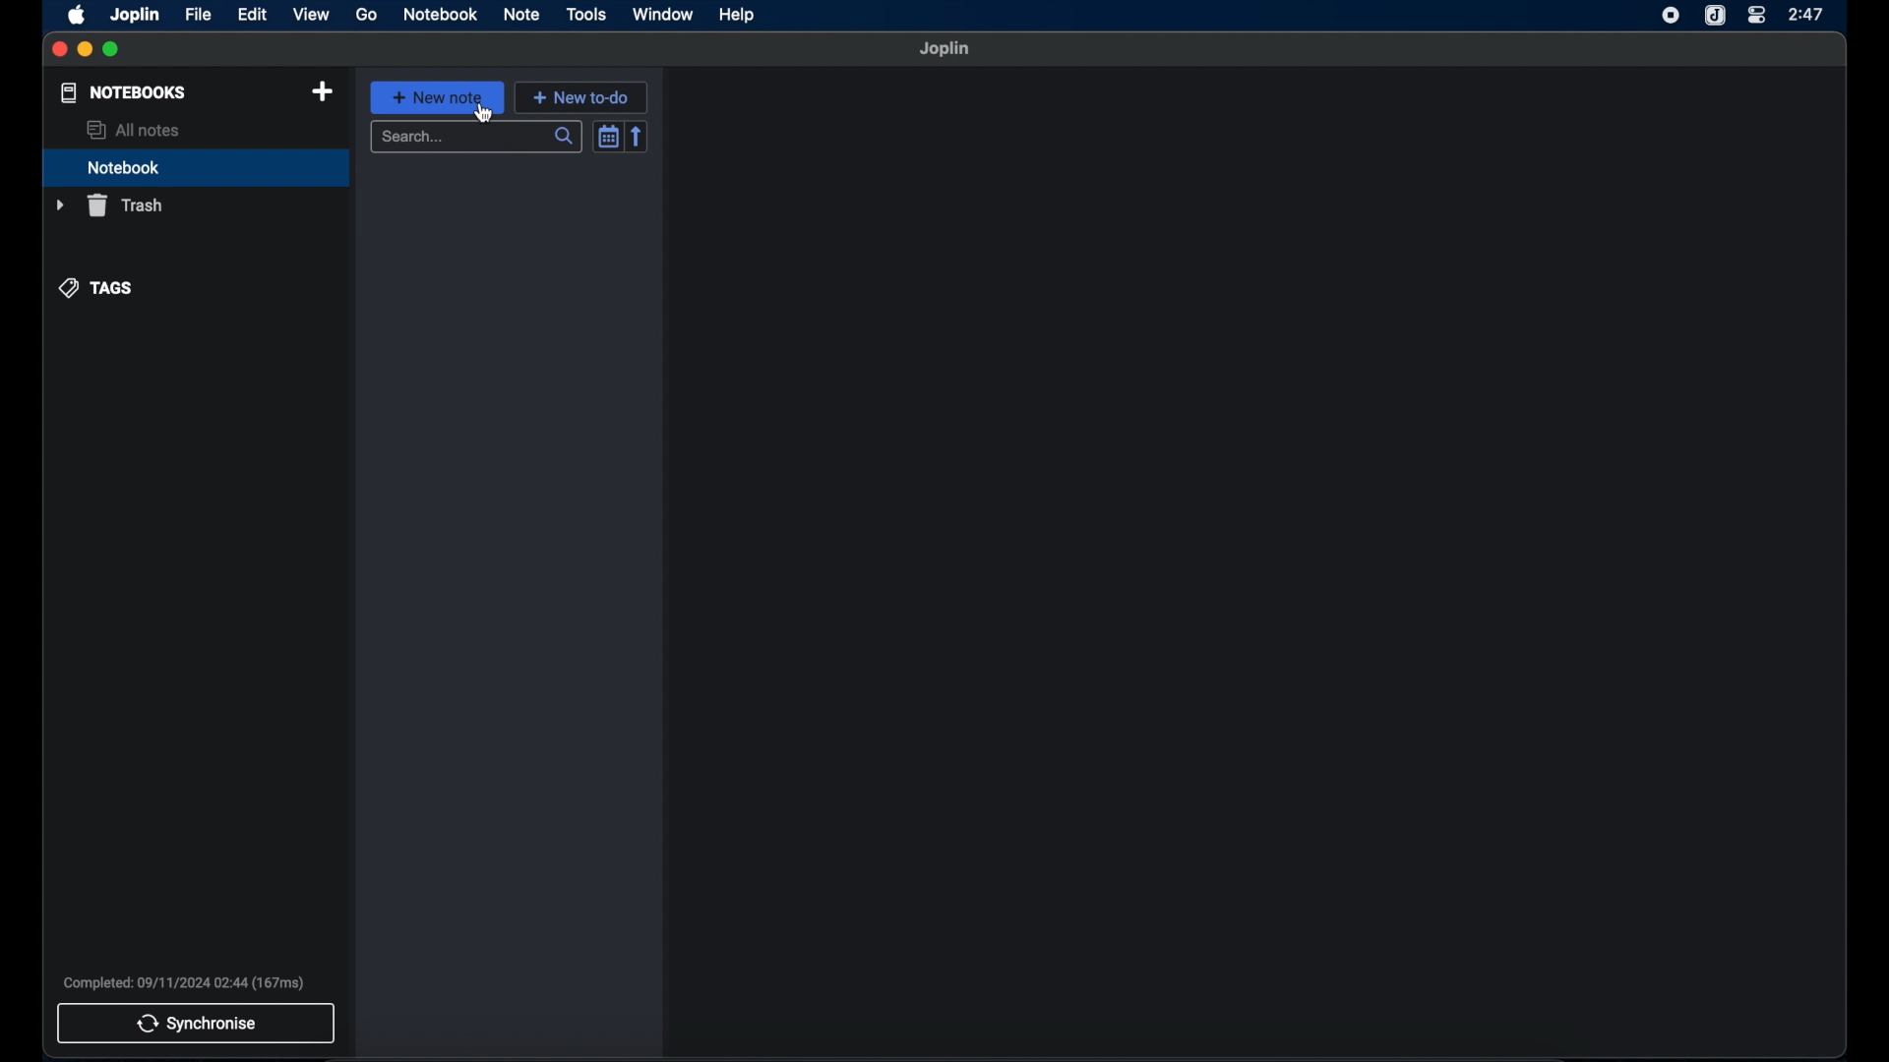  What do you see at coordinates (585, 14) in the screenshot?
I see `tools` at bounding box center [585, 14].